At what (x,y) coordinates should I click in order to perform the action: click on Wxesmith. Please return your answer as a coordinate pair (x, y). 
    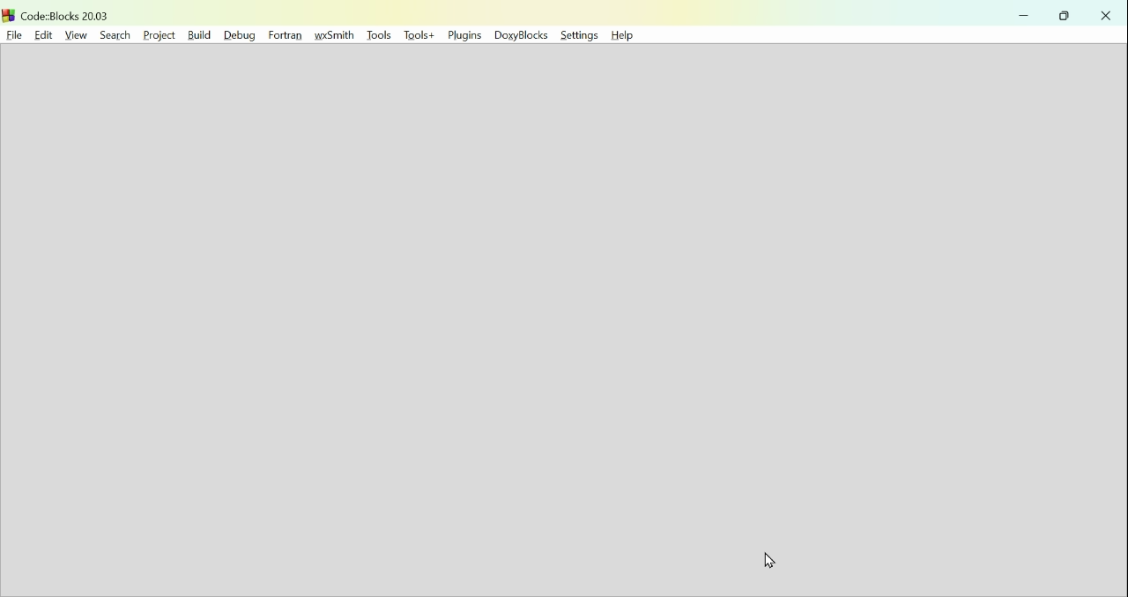
    Looking at the image, I should click on (337, 35).